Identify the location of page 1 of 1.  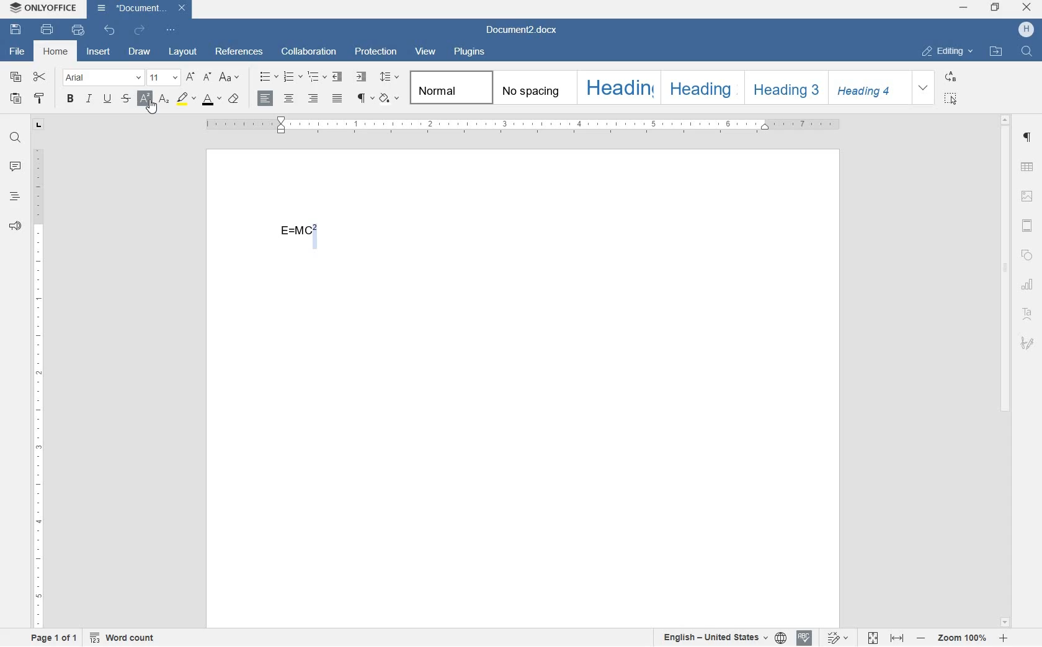
(56, 640).